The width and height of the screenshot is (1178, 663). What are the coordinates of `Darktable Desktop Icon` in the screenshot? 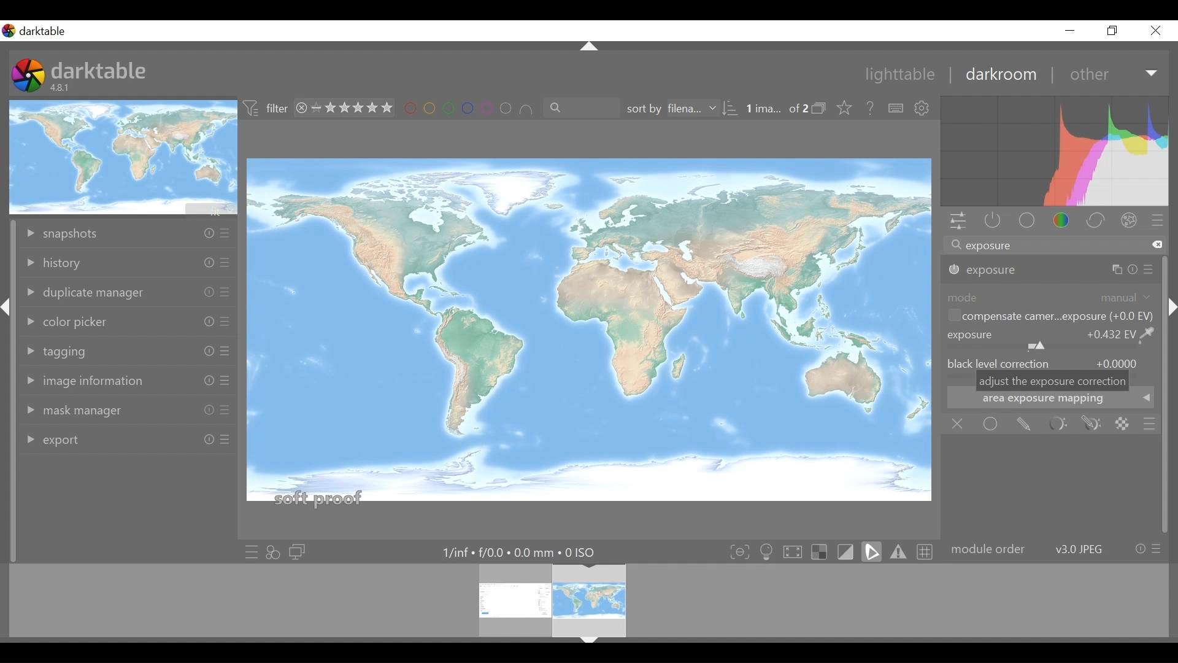 It's located at (29, 77).